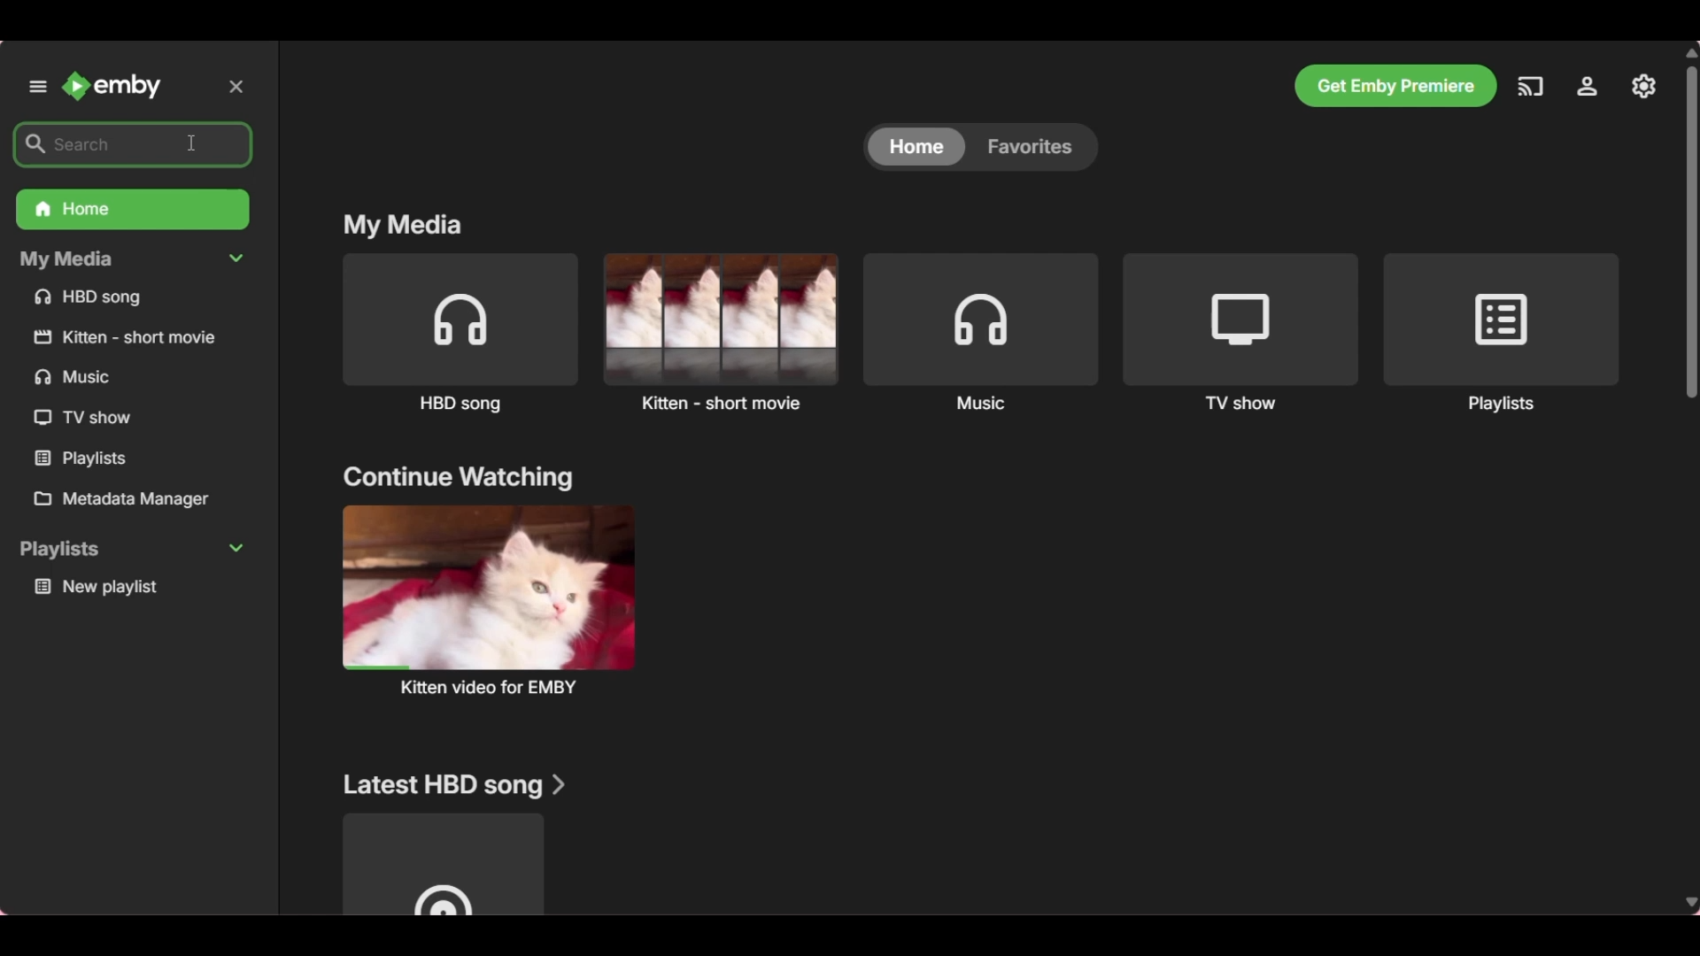 Image resolution: width=1700 pixels, height=956 pixels. Describe the element at coordinates (1501, 334) in the screenshot. I see `Playlists` at that location.